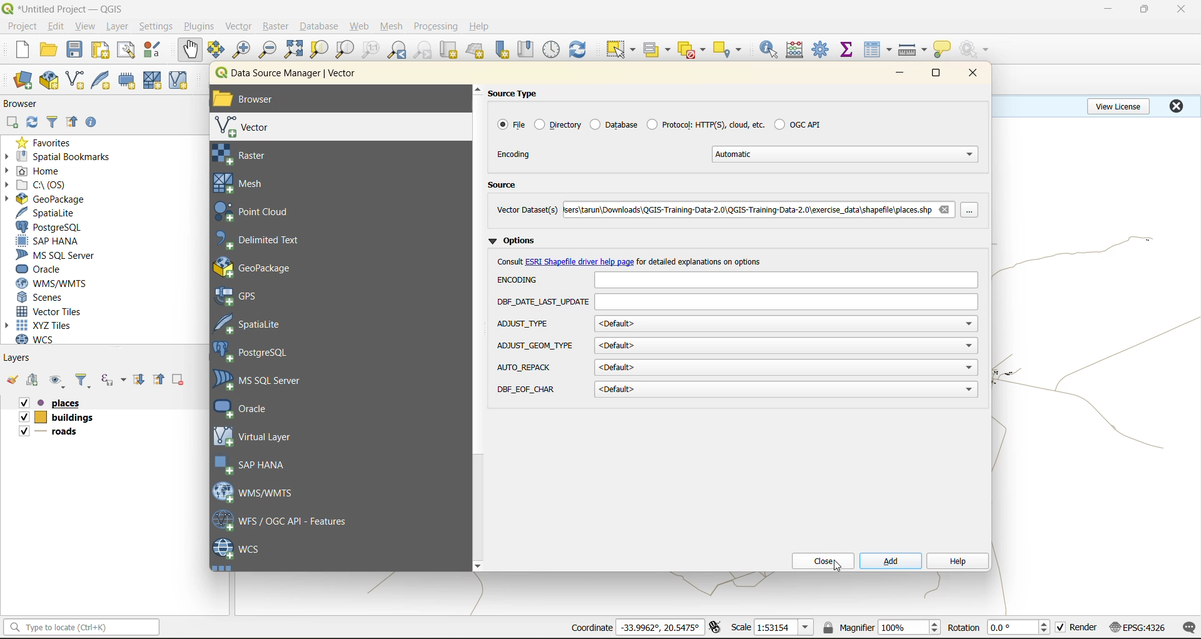  Describe the element at coordinates (535, 346) in the screenshot. I see `adjust gedm type` at that location.